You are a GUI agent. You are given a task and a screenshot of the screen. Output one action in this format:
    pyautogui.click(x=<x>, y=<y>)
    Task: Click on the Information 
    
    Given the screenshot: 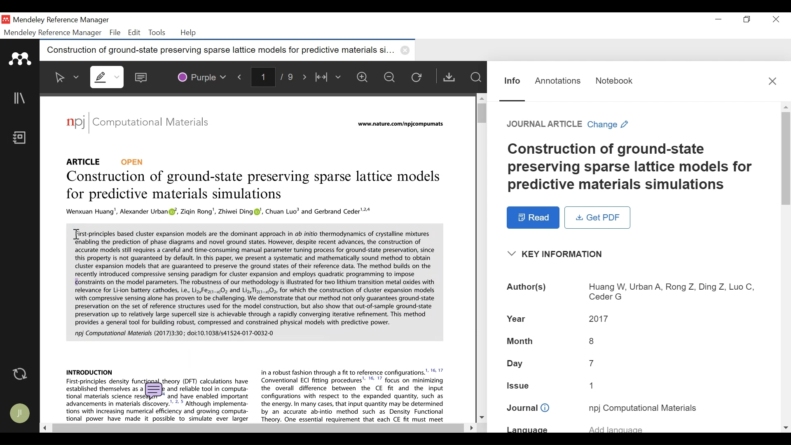 What is the action you would take?
    pyautogui.click(x=513, y=81)
    